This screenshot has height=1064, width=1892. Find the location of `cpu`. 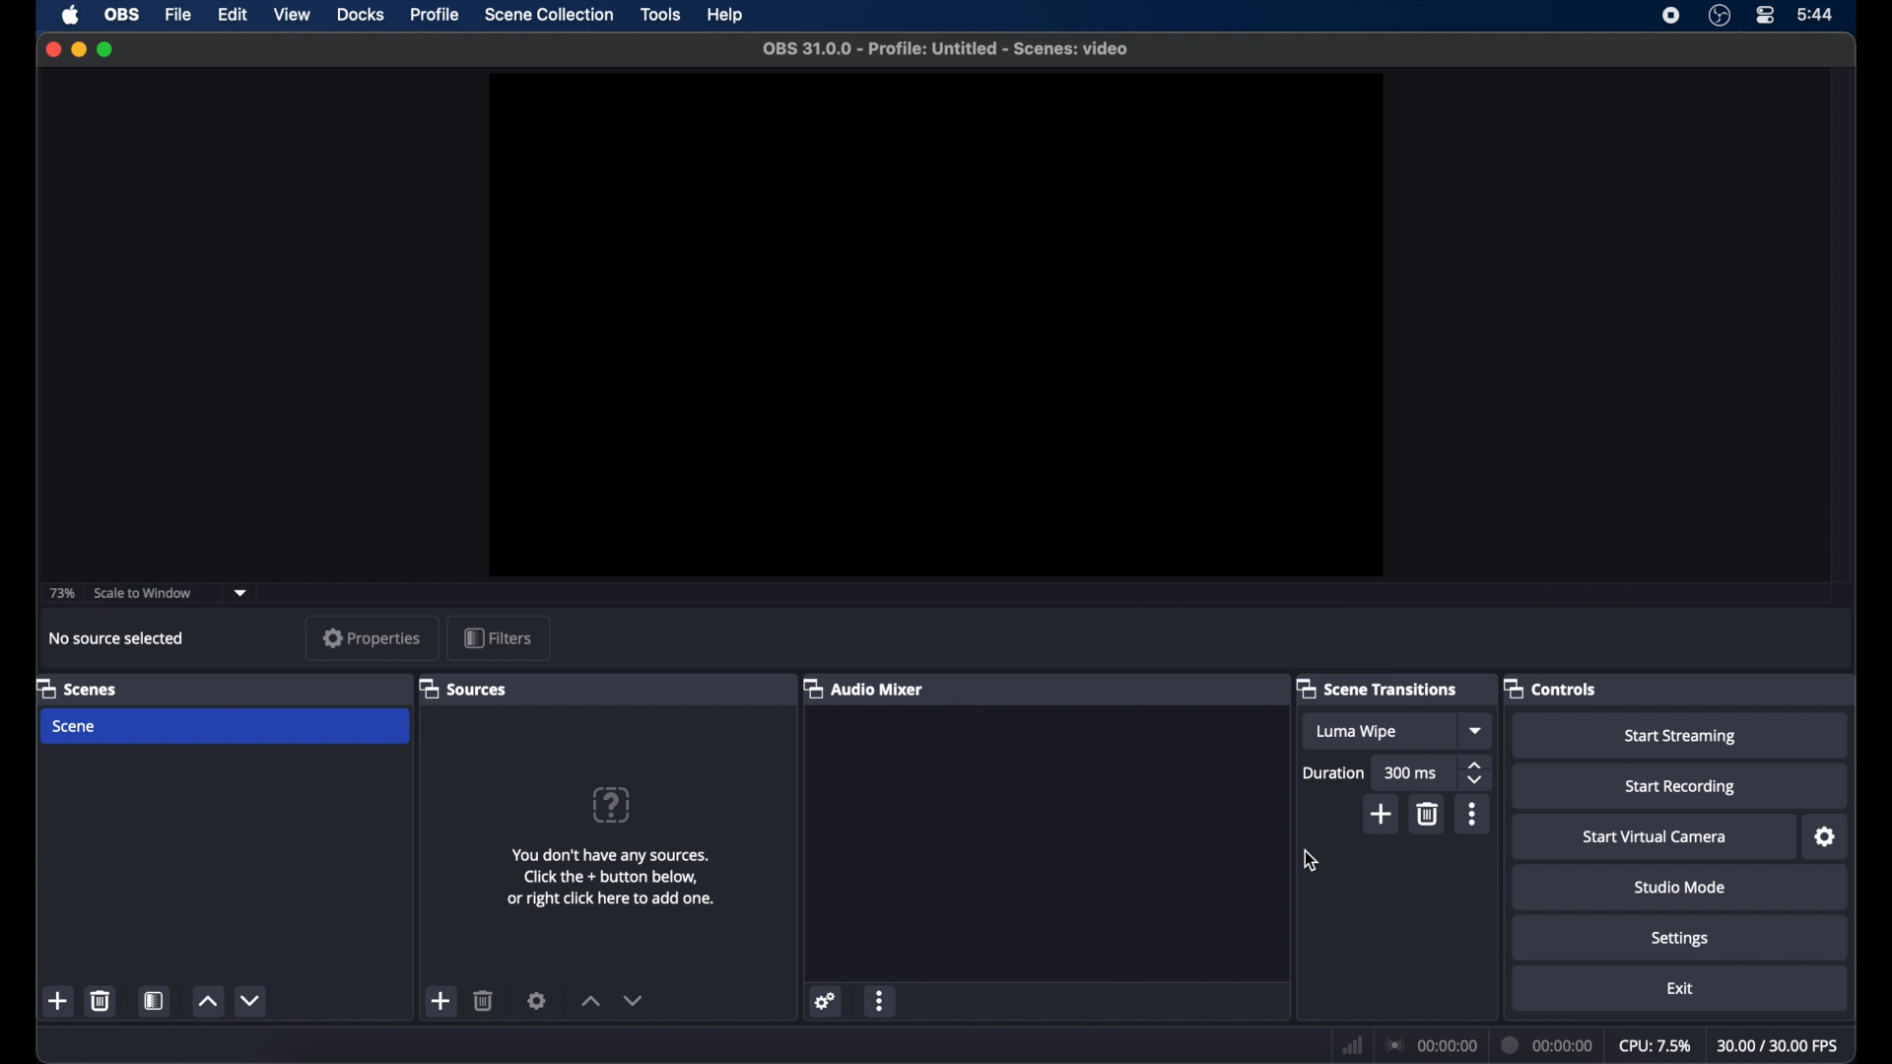

cpu is located at coordinates (1654, 1046).